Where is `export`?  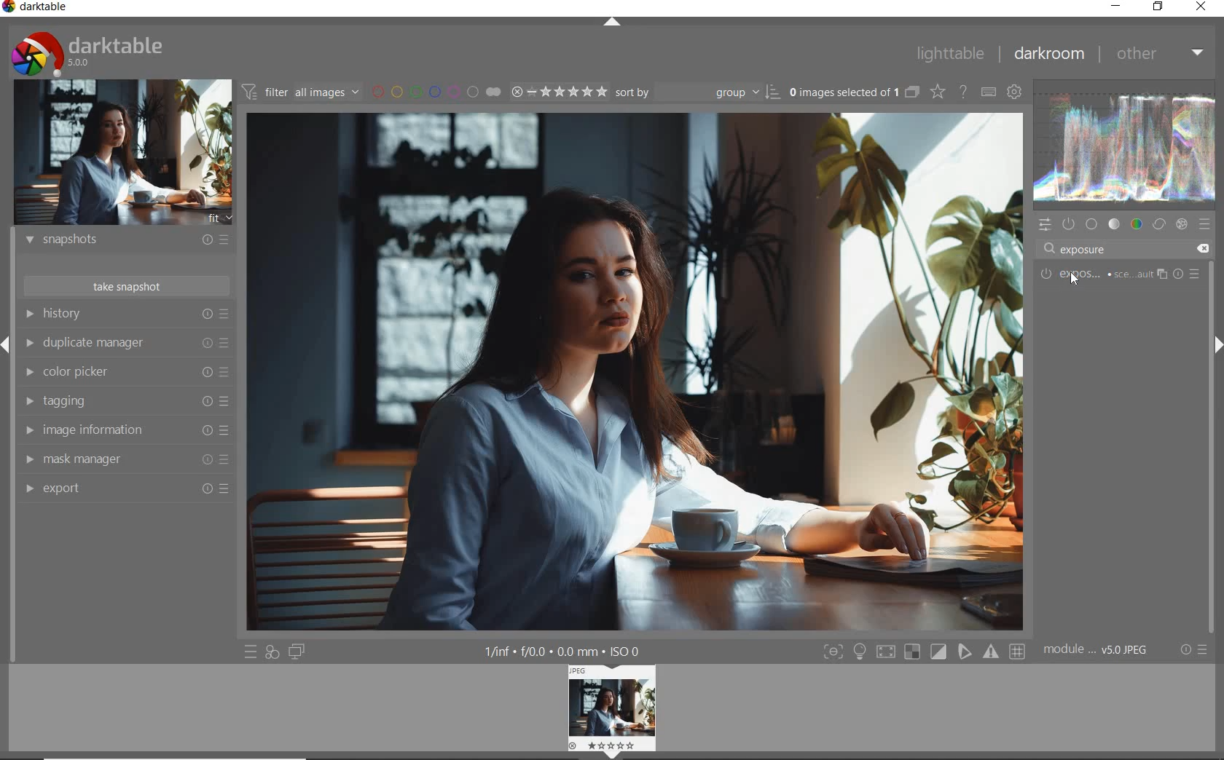
export is located at coordinates (126, 488).